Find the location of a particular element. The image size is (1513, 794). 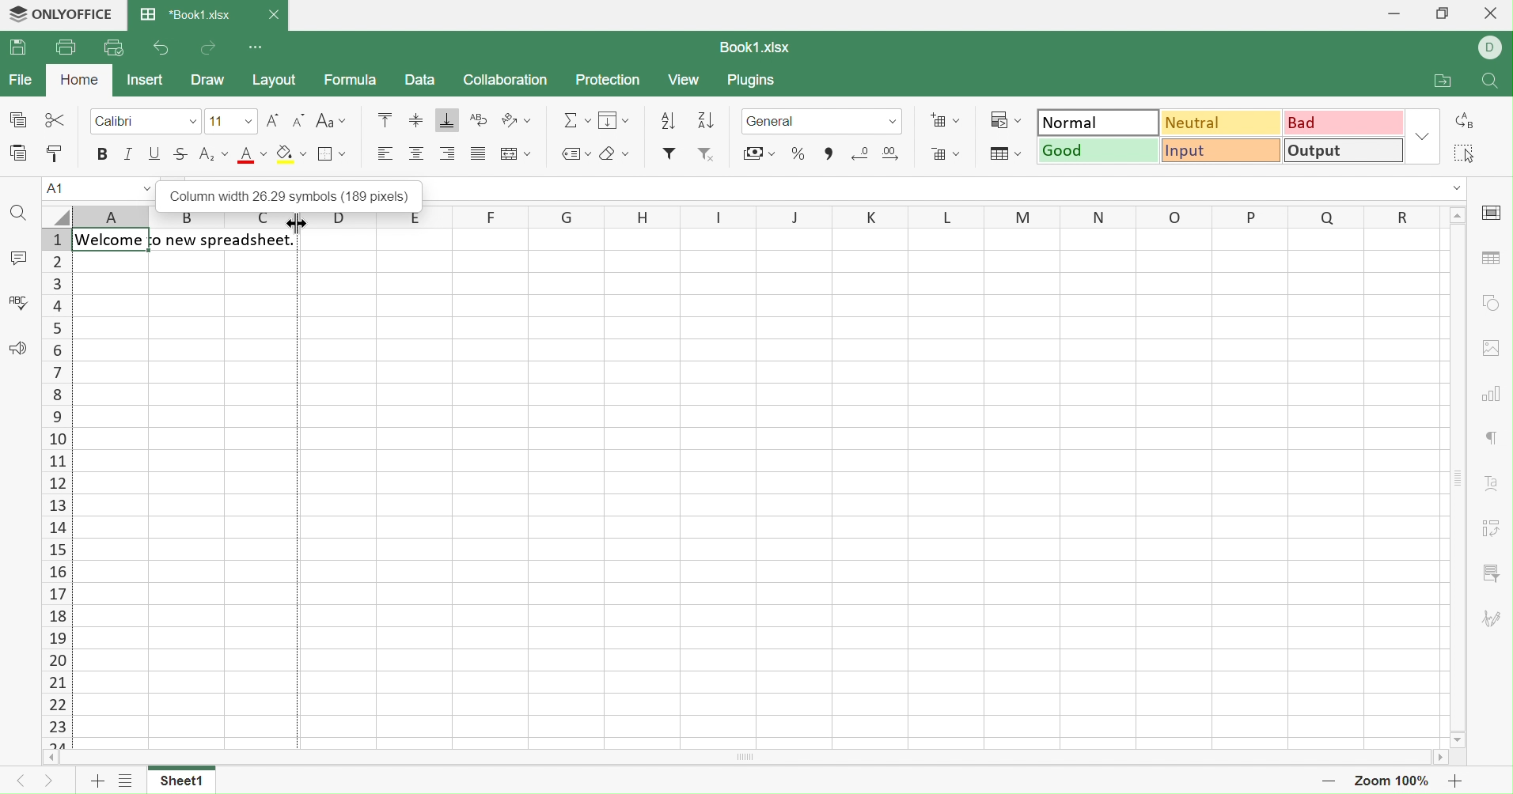

Merge and center is located at coordinates (517, 153).